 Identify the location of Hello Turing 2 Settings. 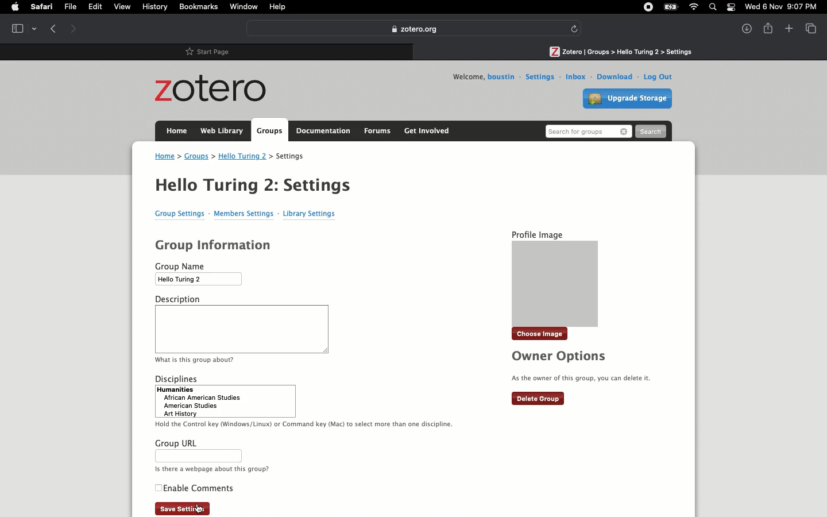
(250, 185).